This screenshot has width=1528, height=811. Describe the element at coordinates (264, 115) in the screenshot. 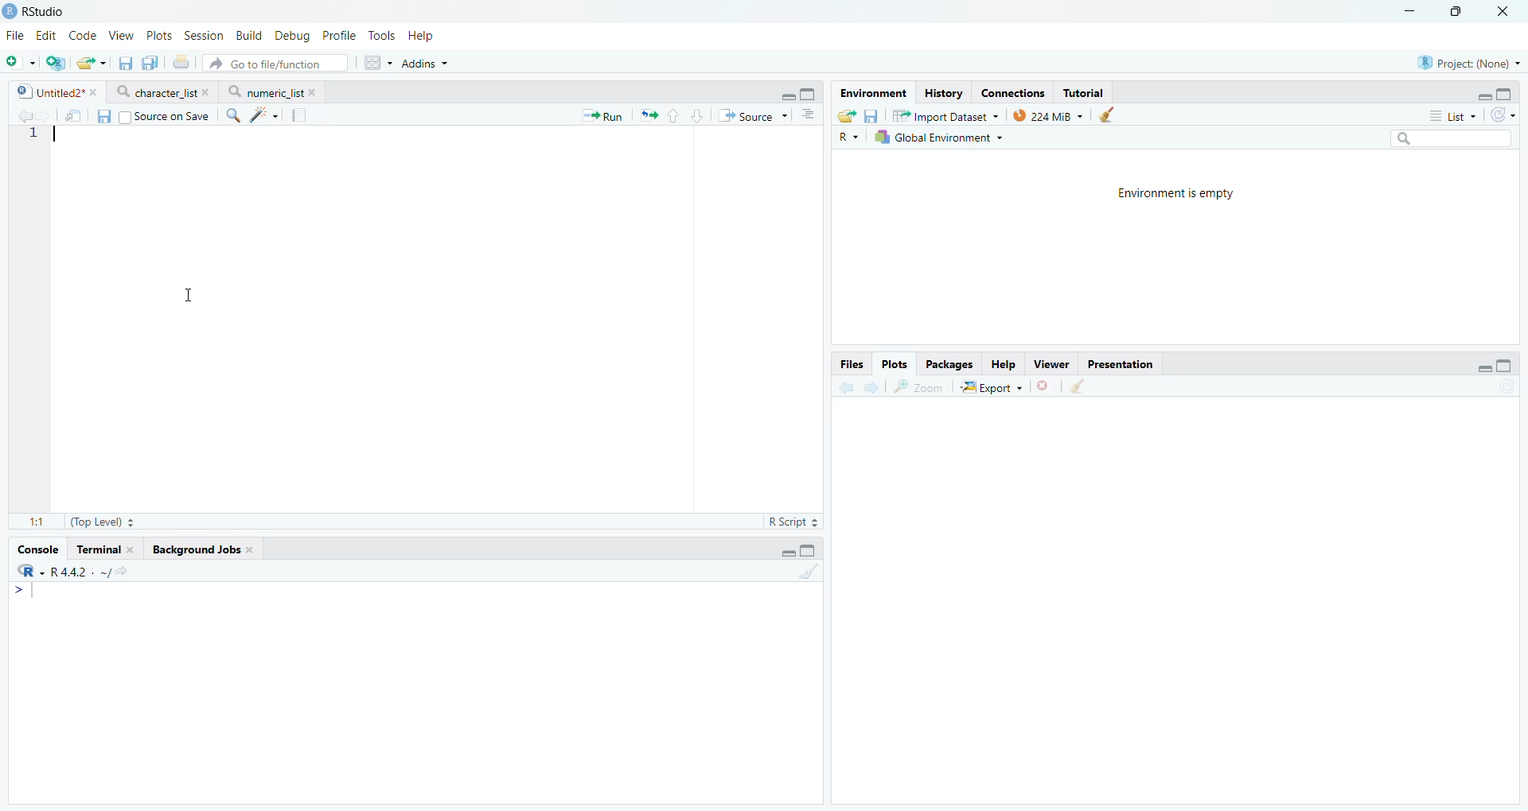

I see `Code tools` at that location.